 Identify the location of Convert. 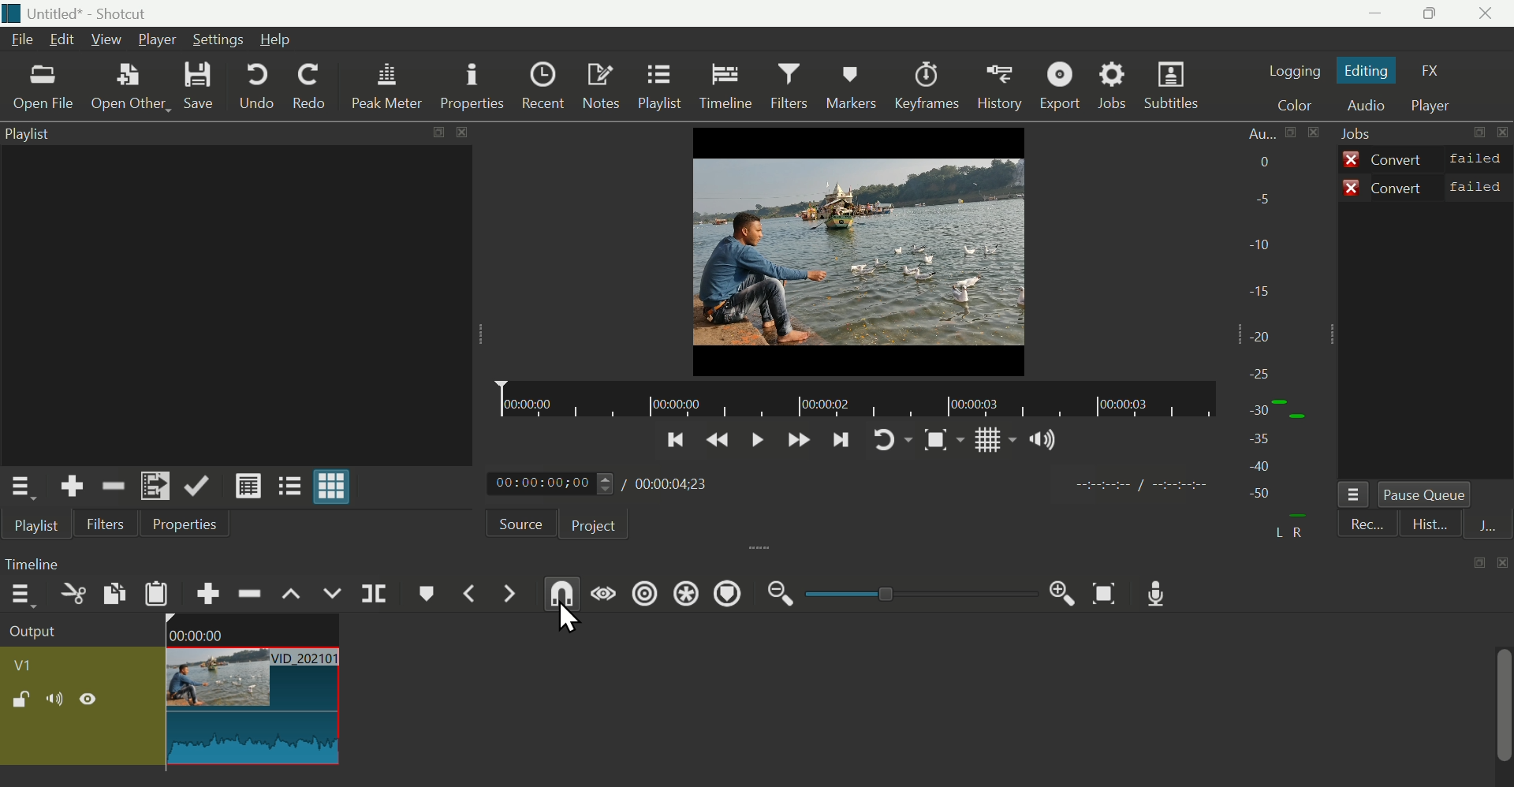
(1427, 187).